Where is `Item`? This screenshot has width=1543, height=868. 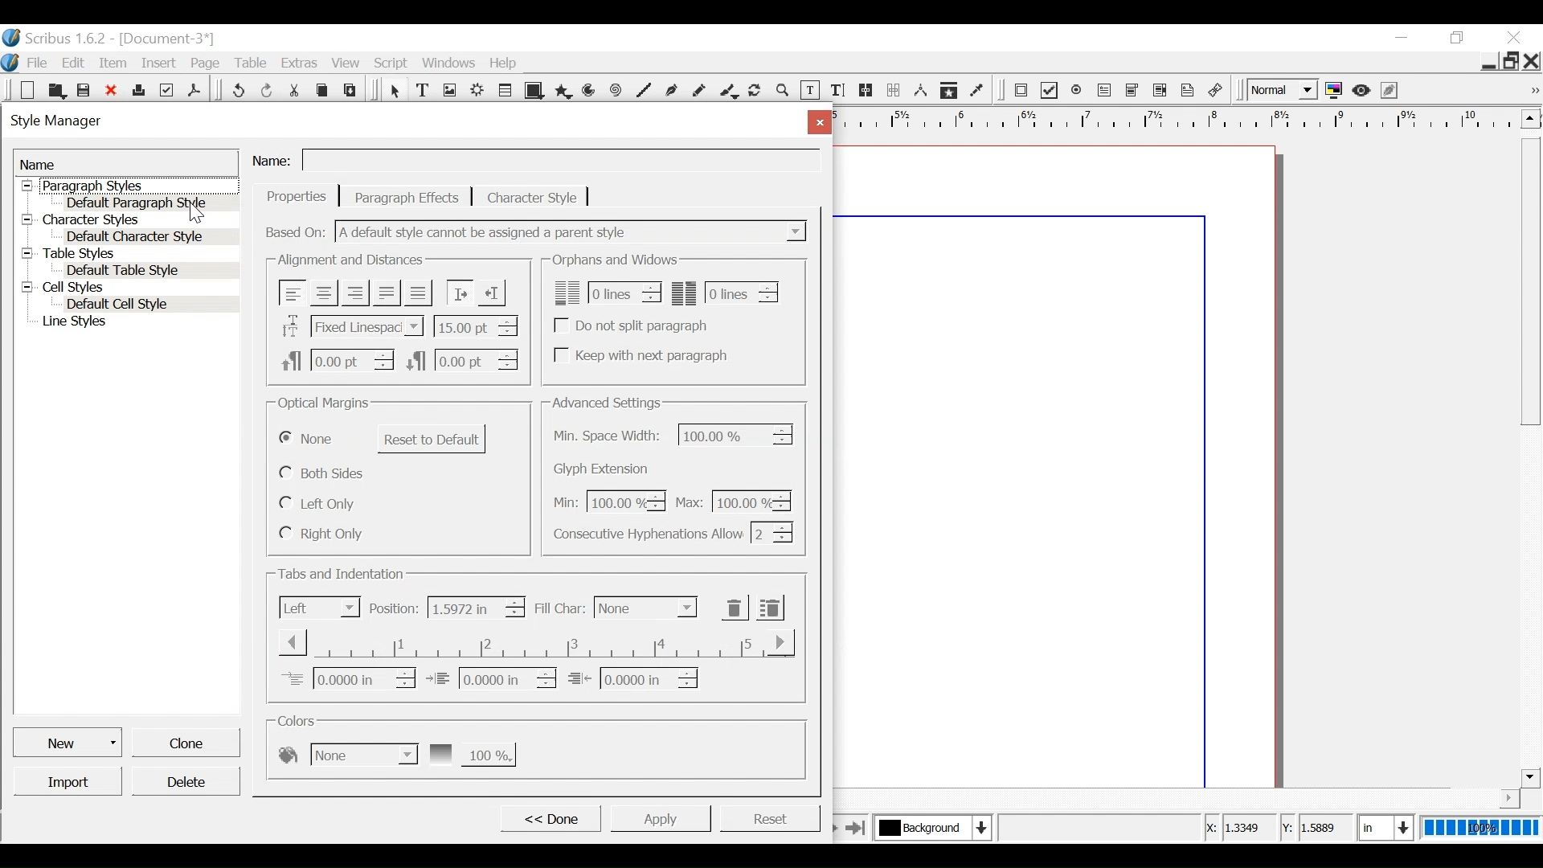 Item is located at coordinates (113, 63).